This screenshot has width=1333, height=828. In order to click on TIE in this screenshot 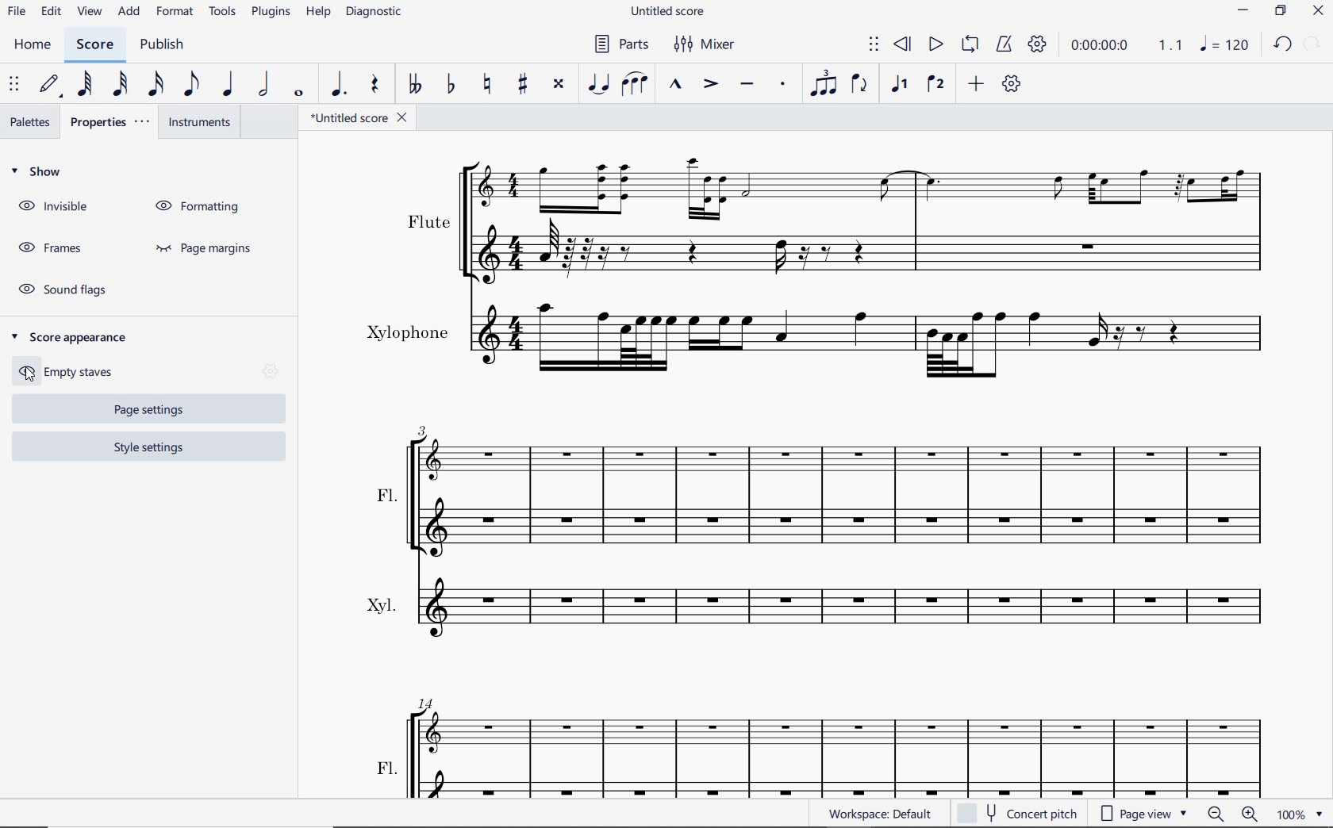, I will do `click(599, 84)`.